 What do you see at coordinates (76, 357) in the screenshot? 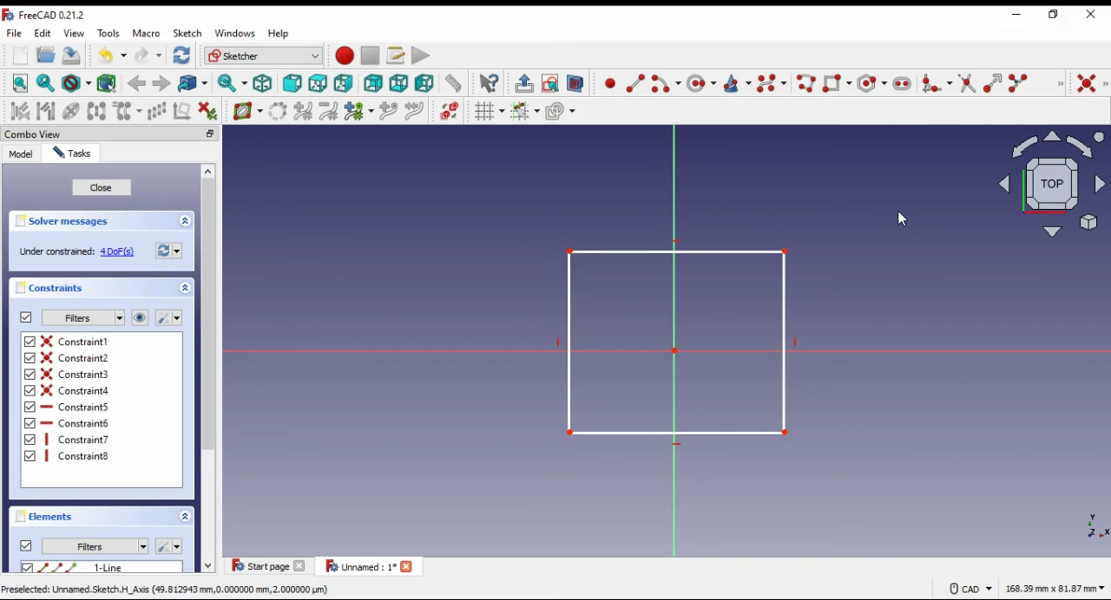
I see `on/off constraint 2` at bounding box center [76, 357].